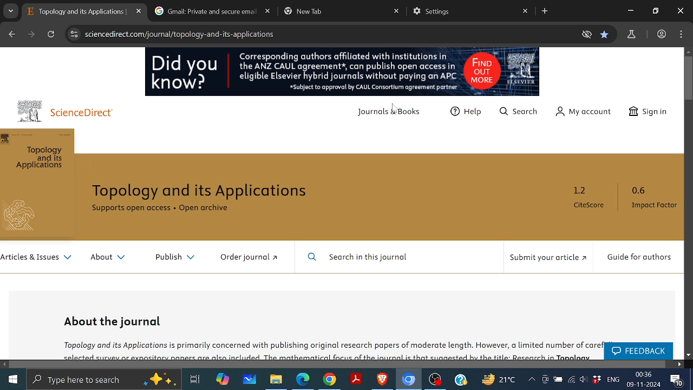 This screenshot has height=390, width=693. What do you see at coordinates (660, 34) in the screenshot?
I see `Work` at bounding box center [660, 34].